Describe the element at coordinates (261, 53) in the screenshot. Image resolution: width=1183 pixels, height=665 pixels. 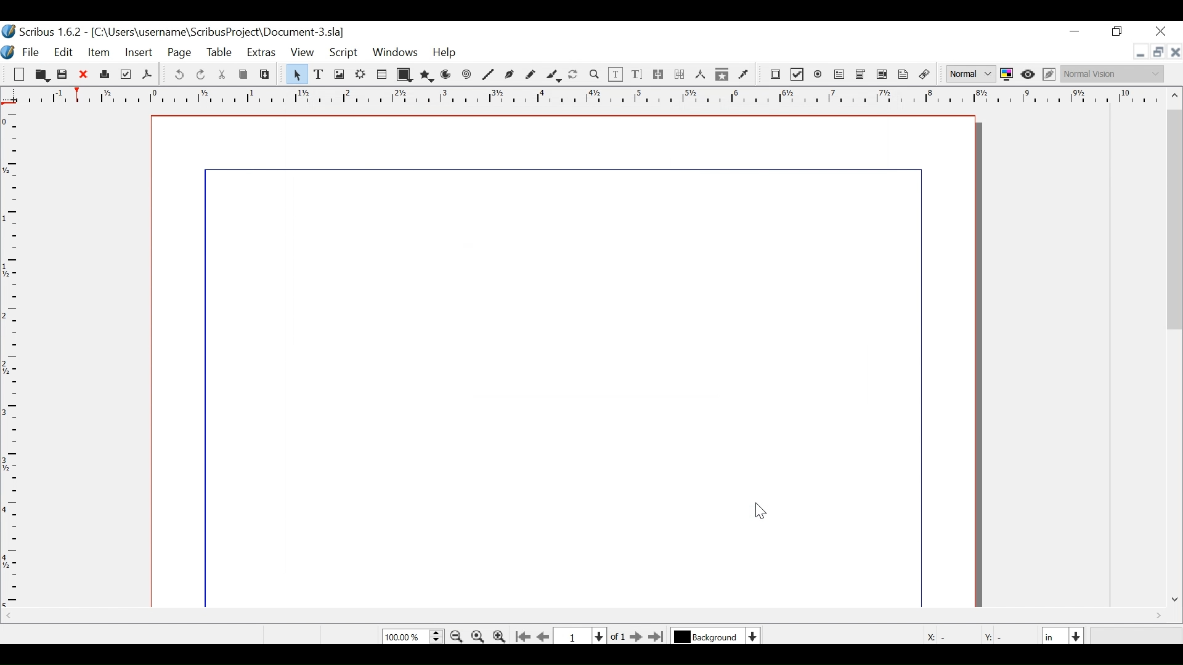
I see `Extras` at that location.